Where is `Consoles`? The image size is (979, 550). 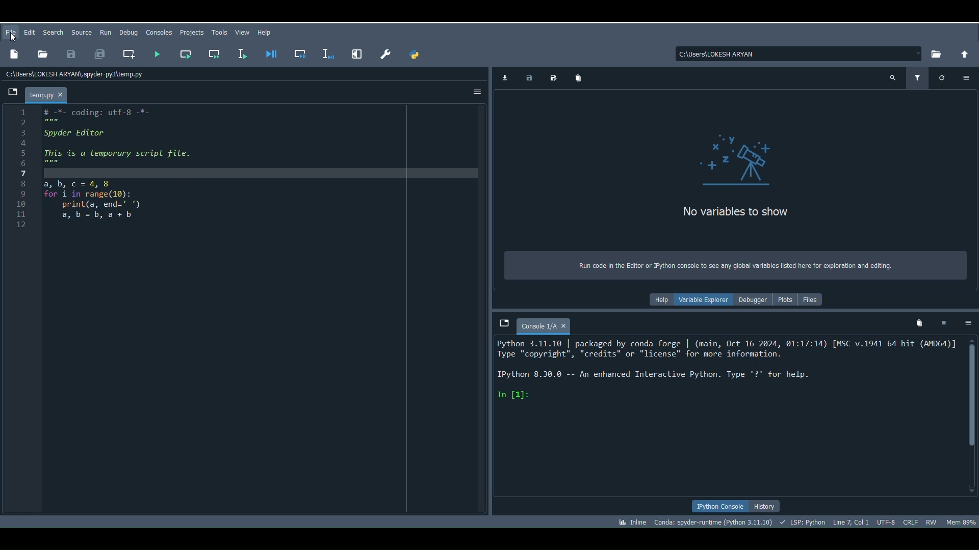
Consoles is located at coordinates (157, 32).